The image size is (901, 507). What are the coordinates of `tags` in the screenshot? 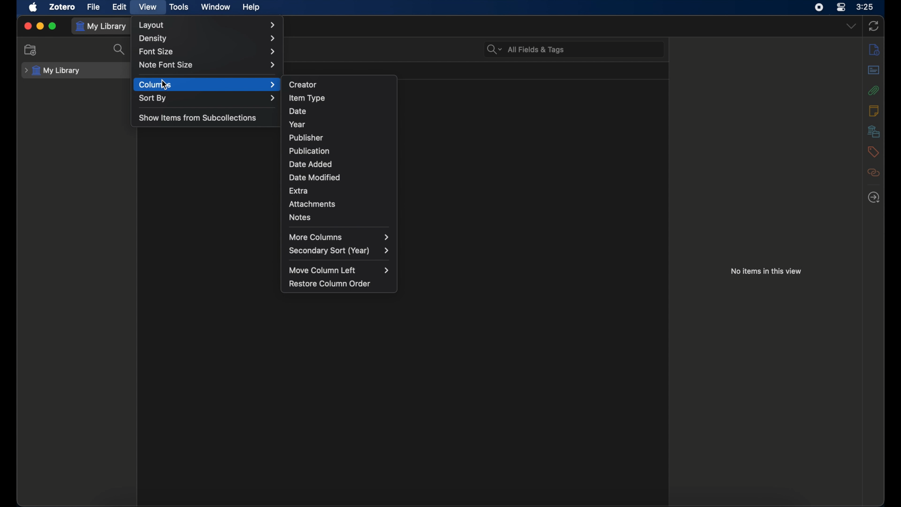 It's located at (873, 152).